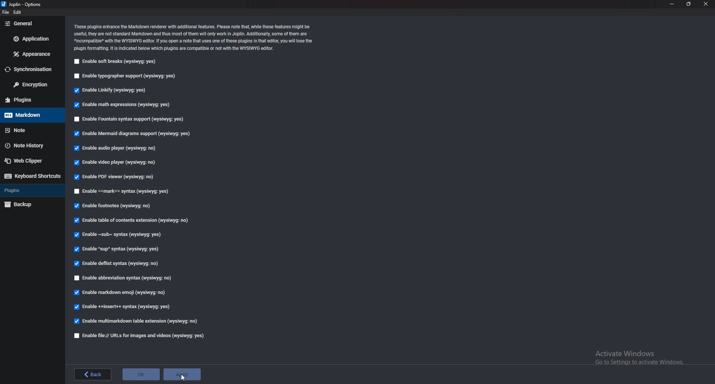 This screenshot has height=384, width=715. Describe the element at coordinates (31, 70) in the screenshot. I see `Synchronization` at that location.